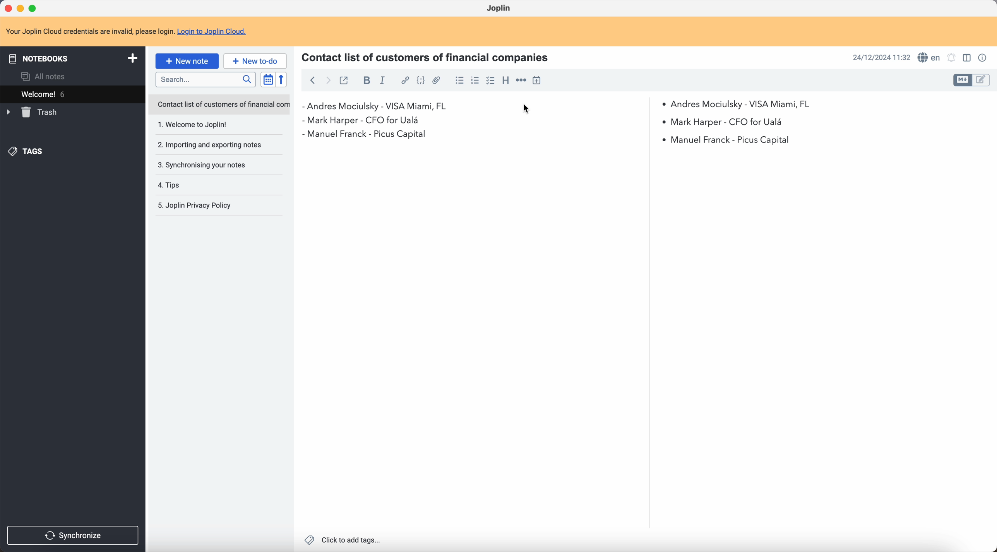 The width and height of the screenshot is (997, 552). What do you see at coordinates (329, 81) in the screenshot?
I see `foward` at bounding box center [329, 81].